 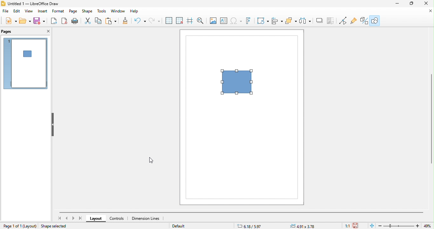 I want to click on next page, so click(x=73, y=218).